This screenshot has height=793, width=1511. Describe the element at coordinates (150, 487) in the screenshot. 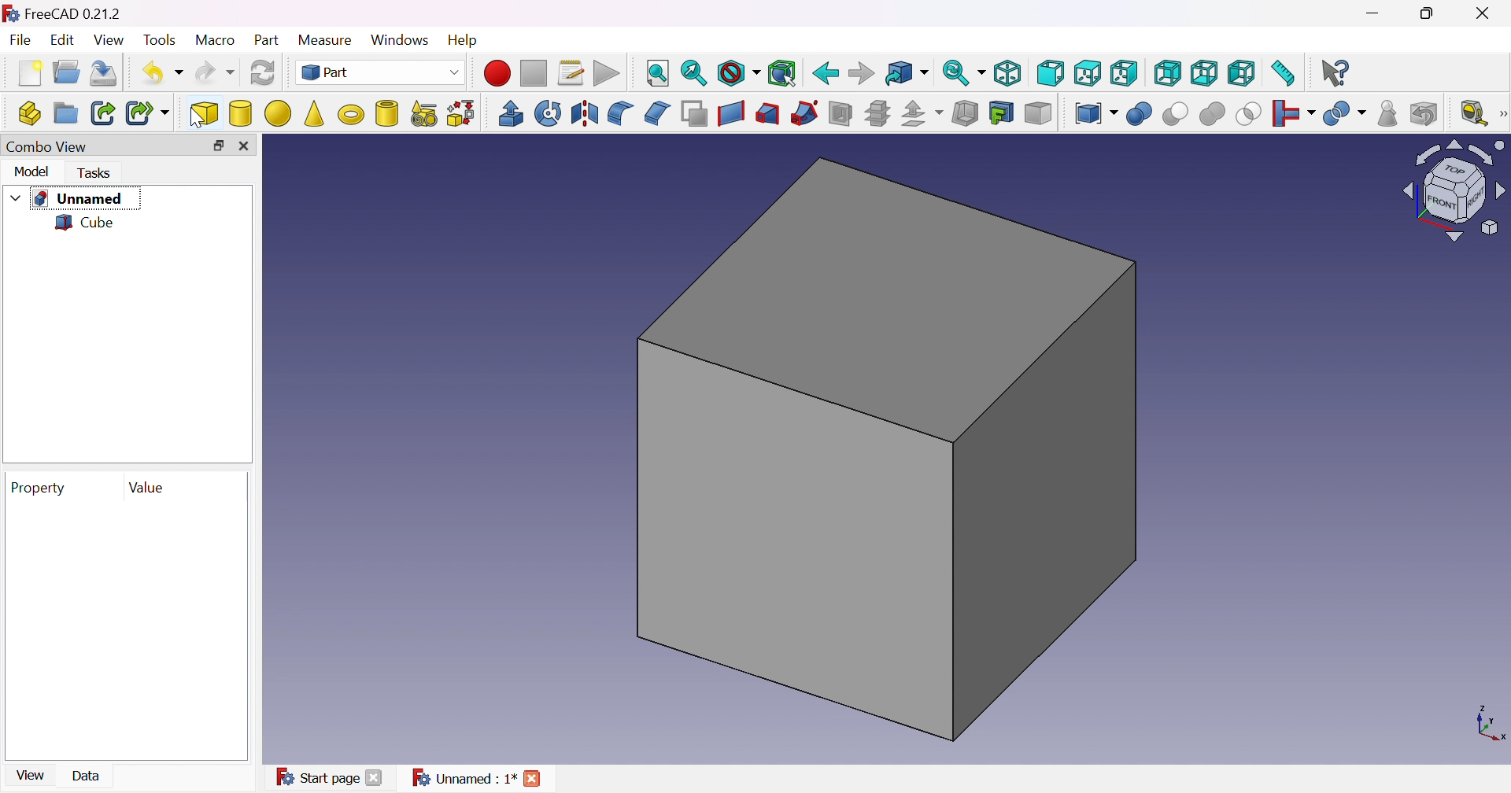

I see `Value` at that location.